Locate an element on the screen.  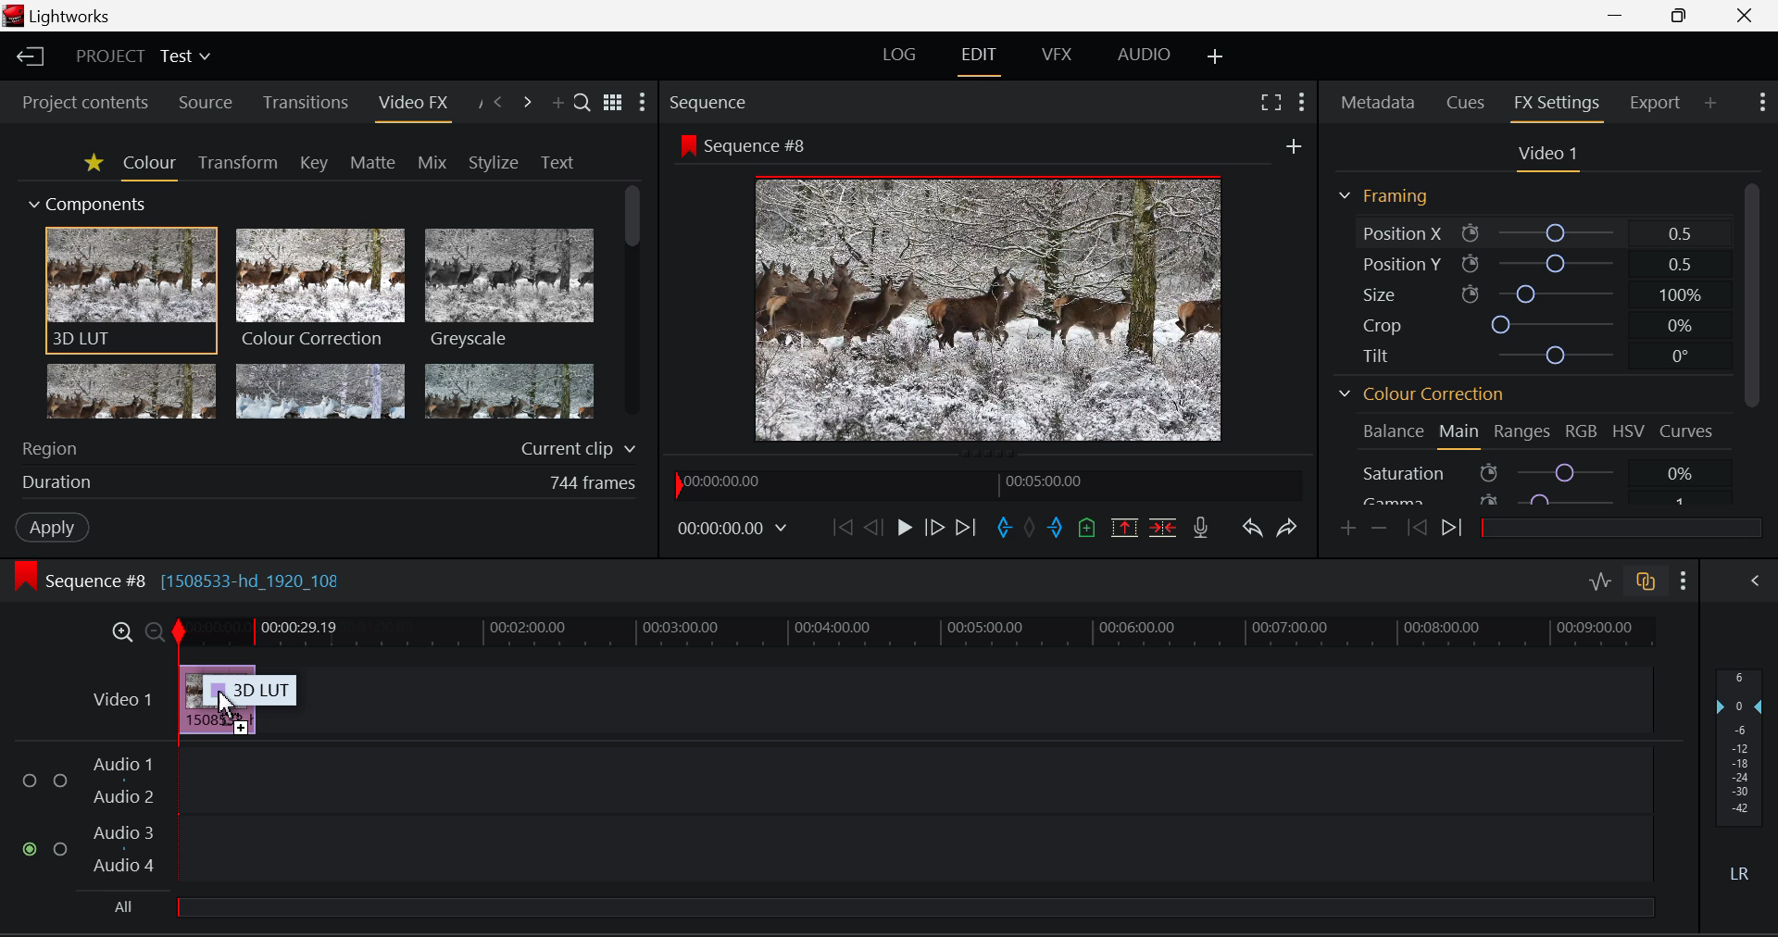
Back to Homepage is located at coordinates (26, 56).